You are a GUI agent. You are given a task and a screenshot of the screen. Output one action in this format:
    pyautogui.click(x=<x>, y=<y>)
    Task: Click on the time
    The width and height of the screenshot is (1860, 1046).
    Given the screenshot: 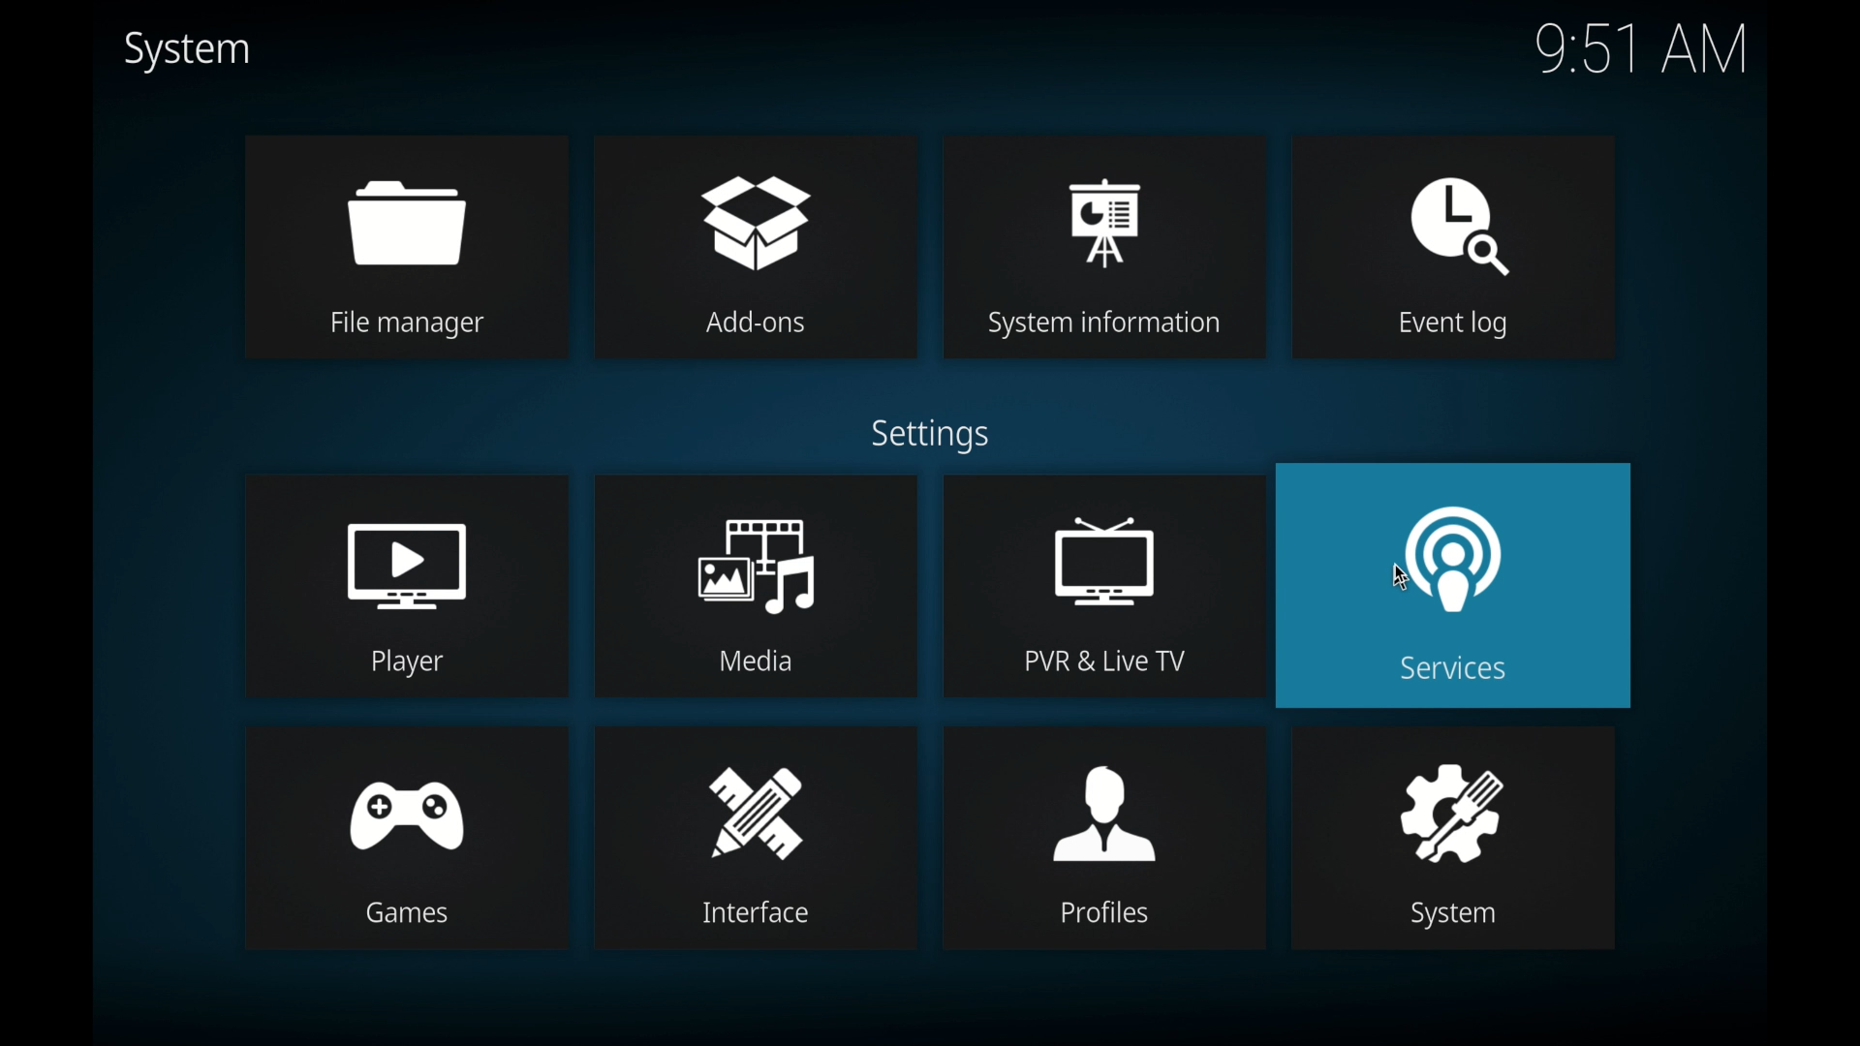 What is the action you would take?
    pyautogui.click(x=1641, y=50)
    